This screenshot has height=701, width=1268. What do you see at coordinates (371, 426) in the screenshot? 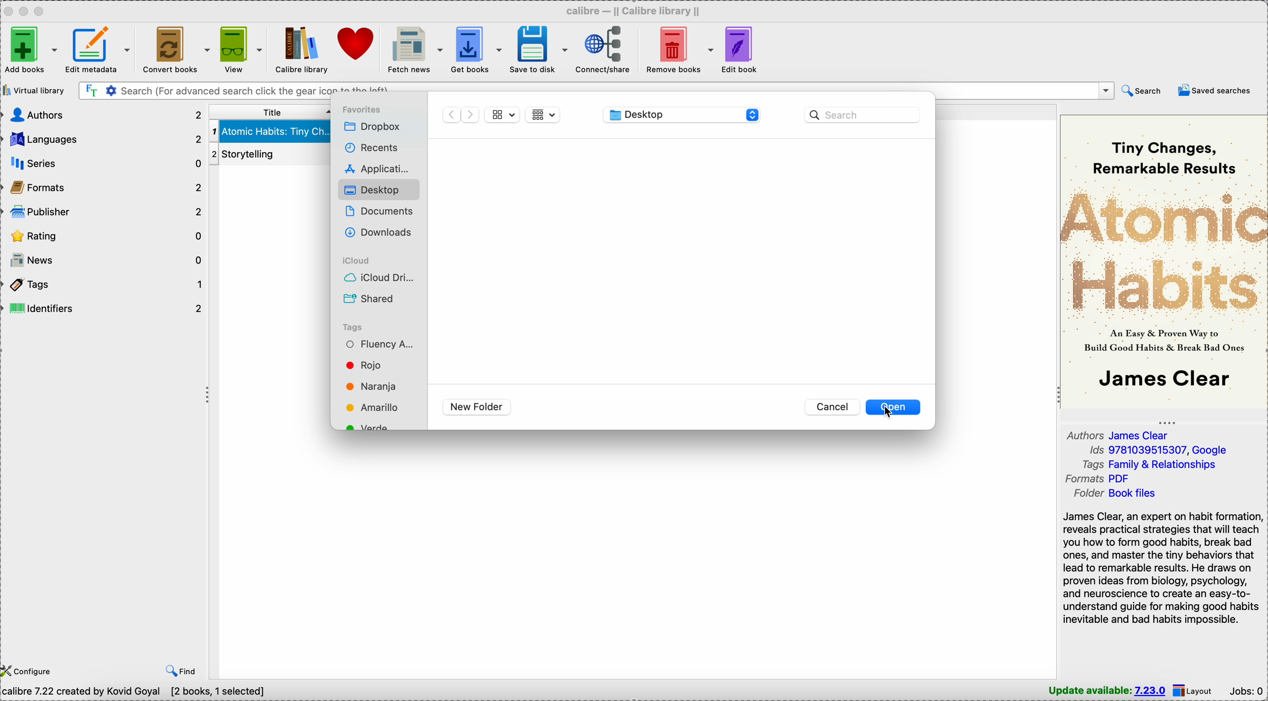
I see `Green tag` at bounding box center [371, 426].